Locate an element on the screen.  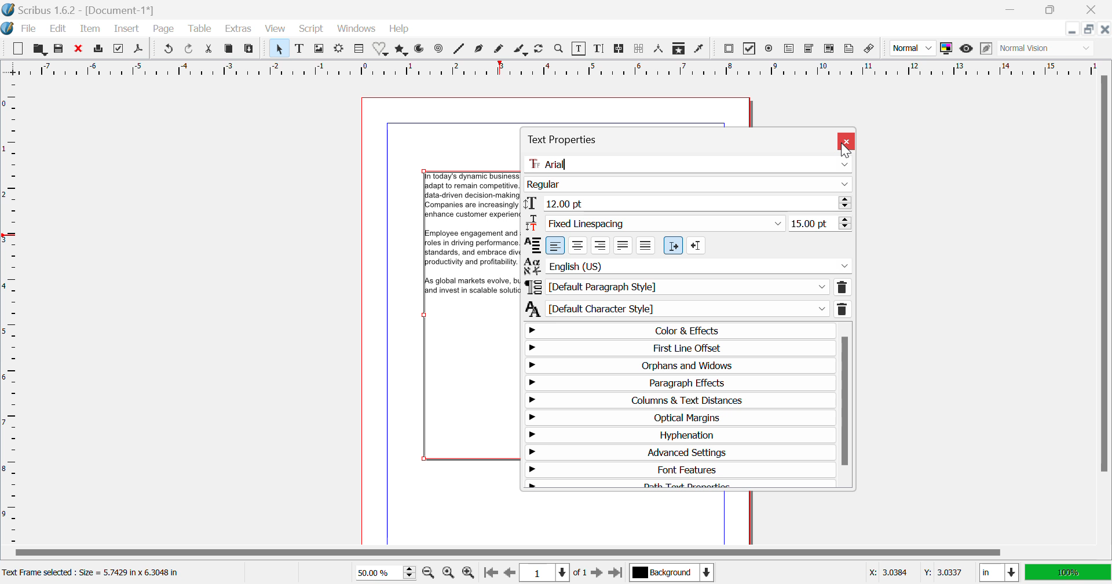
Table is located at coordinates (200, 30).